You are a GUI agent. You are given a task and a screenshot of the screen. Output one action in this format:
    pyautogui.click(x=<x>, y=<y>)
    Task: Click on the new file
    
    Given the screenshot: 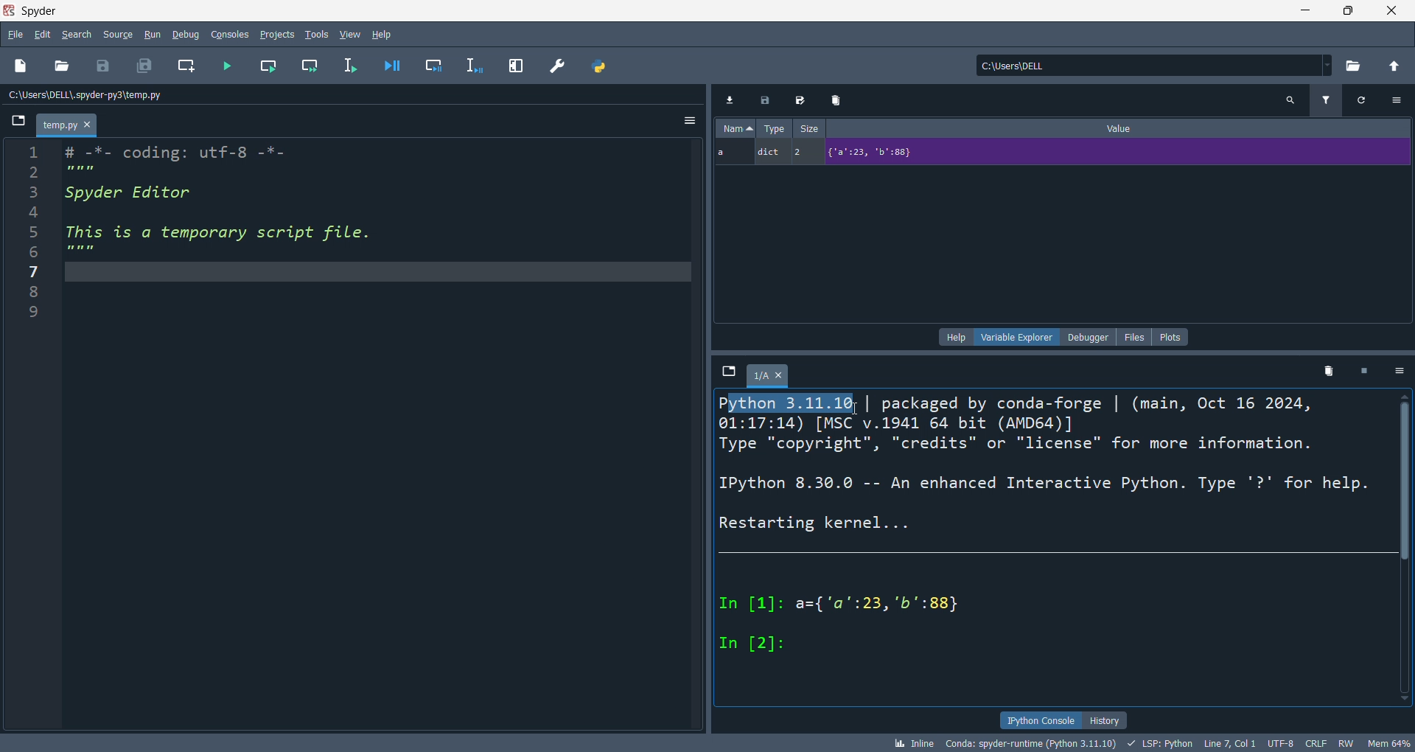 What is the action you would take?
    pyautogui.click(x=21, y=64)
    